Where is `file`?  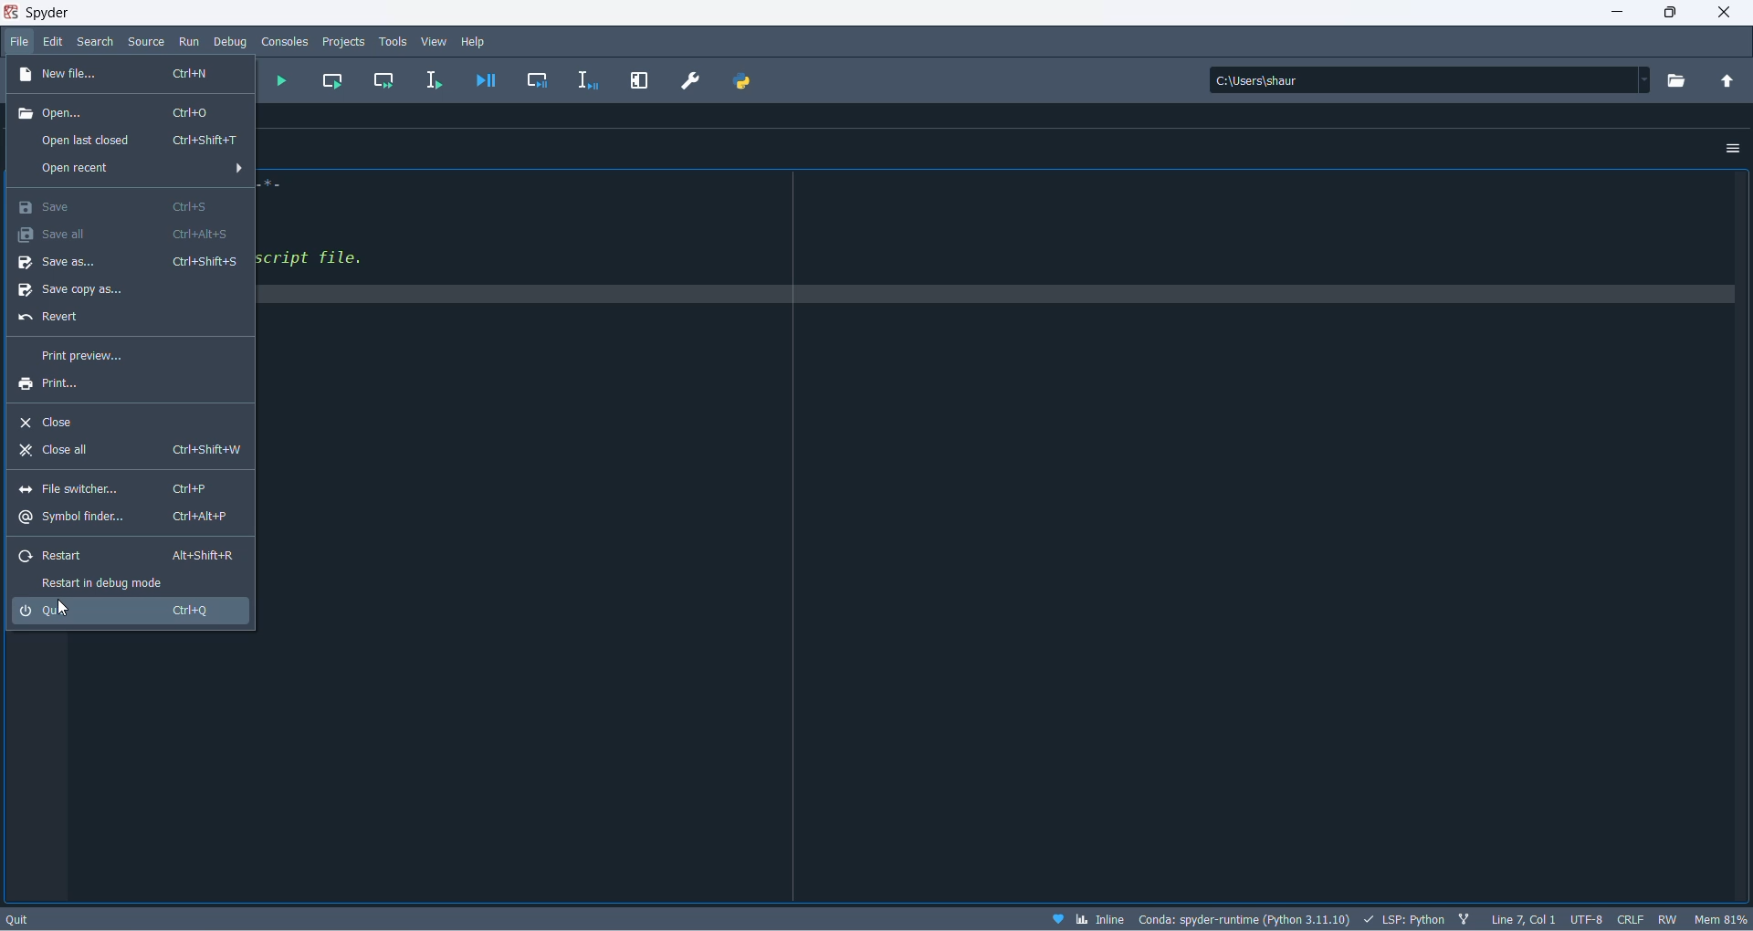 file is located at coordinates (23, 43).